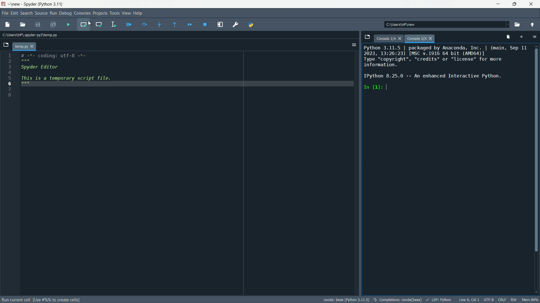 This screenshot has width=540, height=303. Describe the element at coordinates (65, 13) in the screenshot. I see `debug ` at that location.